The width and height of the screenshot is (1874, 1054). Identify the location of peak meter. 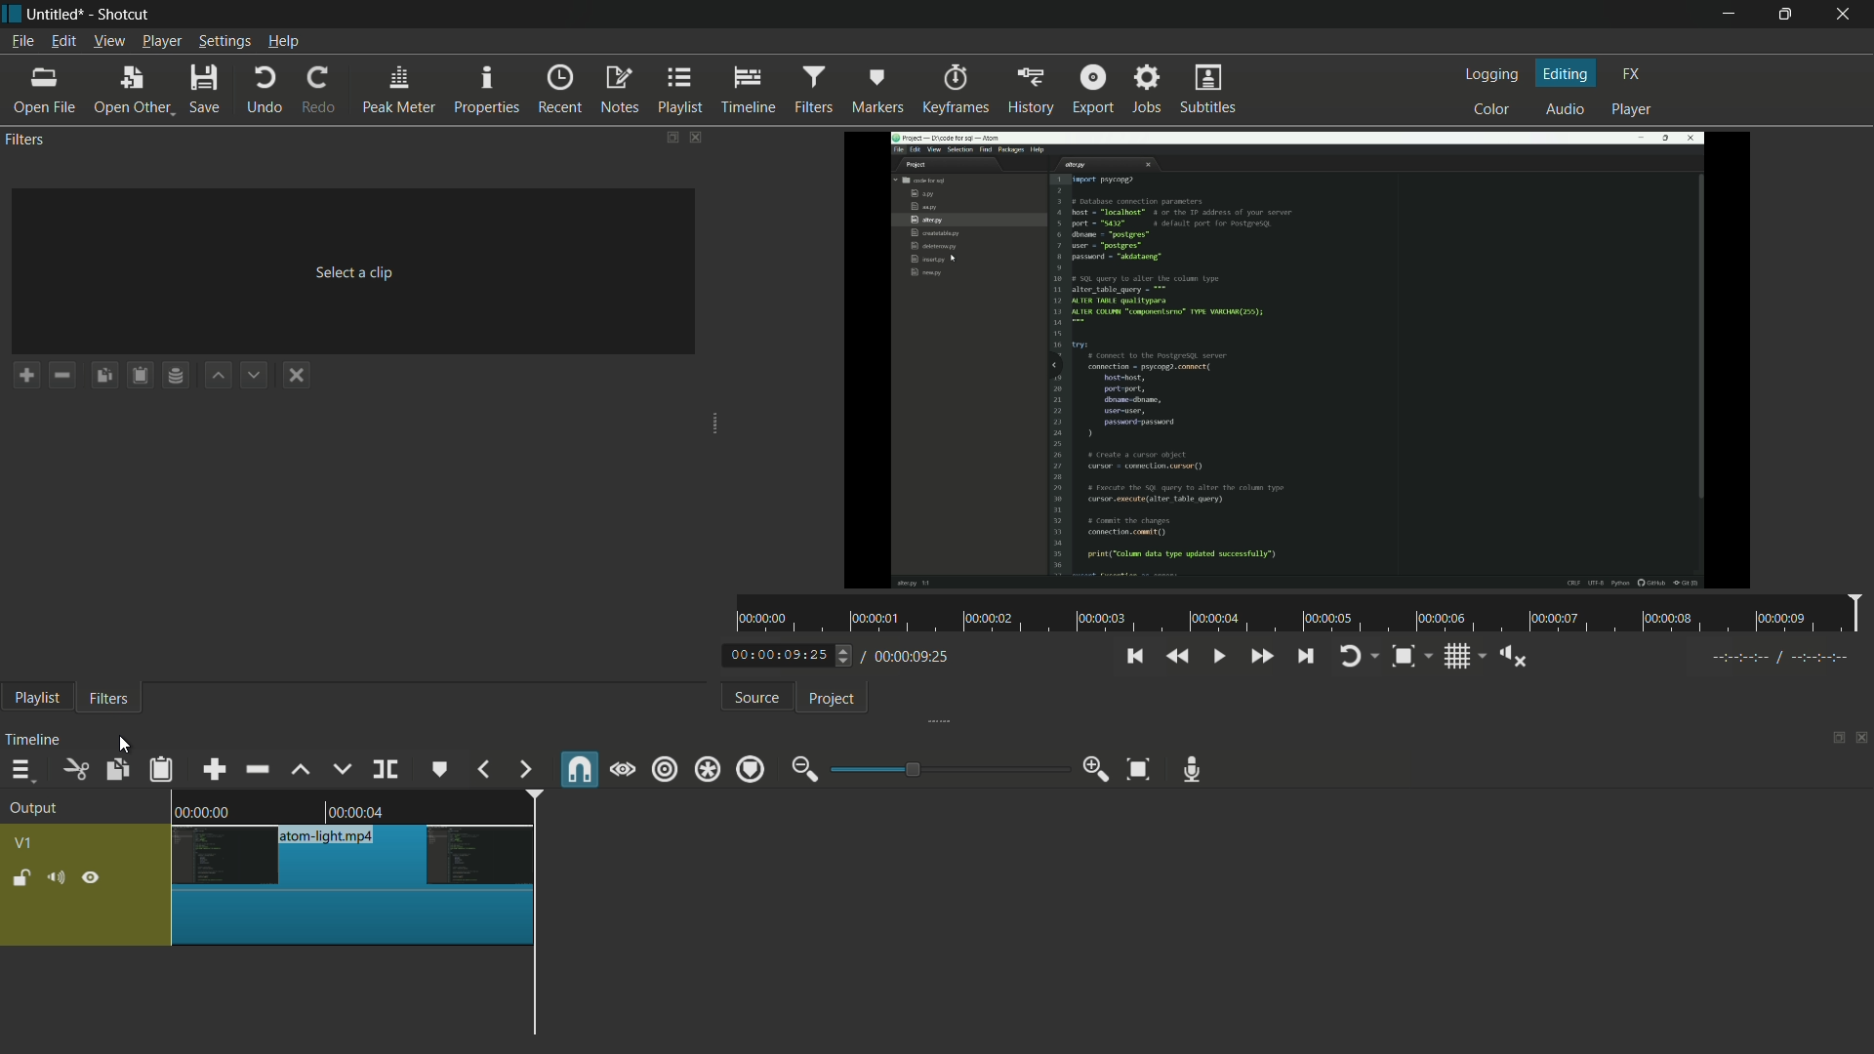
(399, 91).